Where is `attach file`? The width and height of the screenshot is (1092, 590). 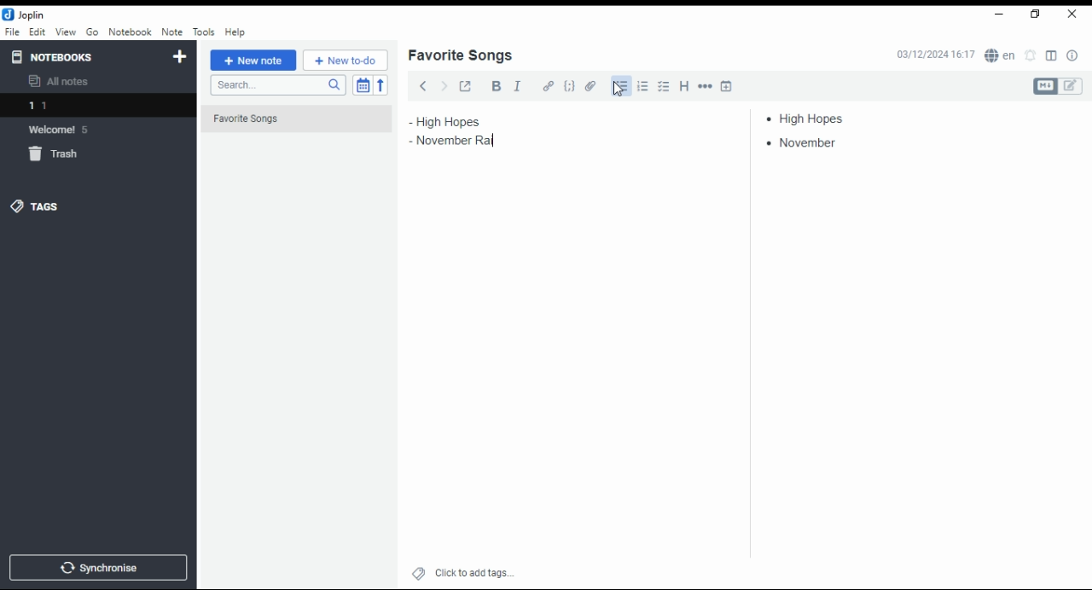 attach file is located at coordinates (591, 85).